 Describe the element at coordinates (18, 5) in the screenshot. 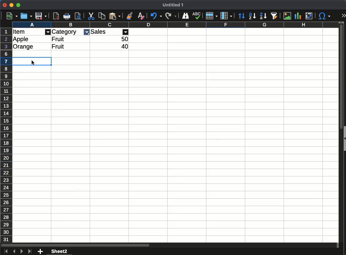

I see `maximize` at that location.